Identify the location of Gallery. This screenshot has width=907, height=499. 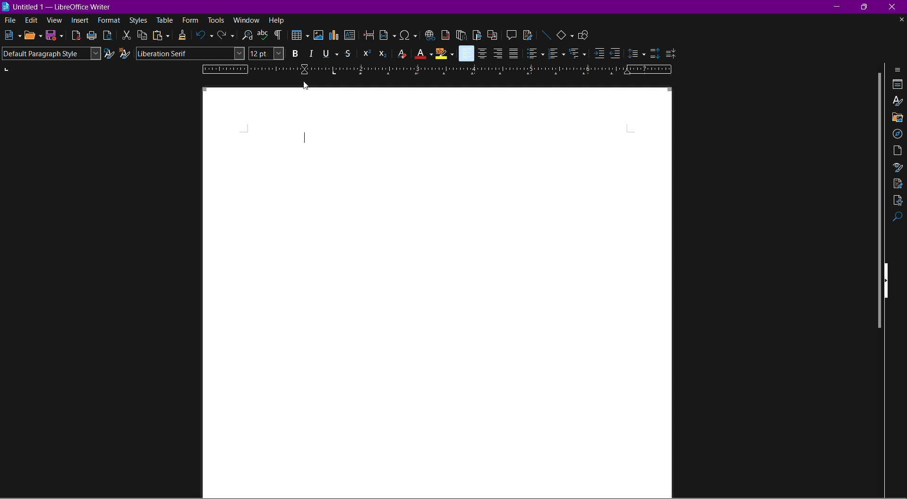
(898, 117).